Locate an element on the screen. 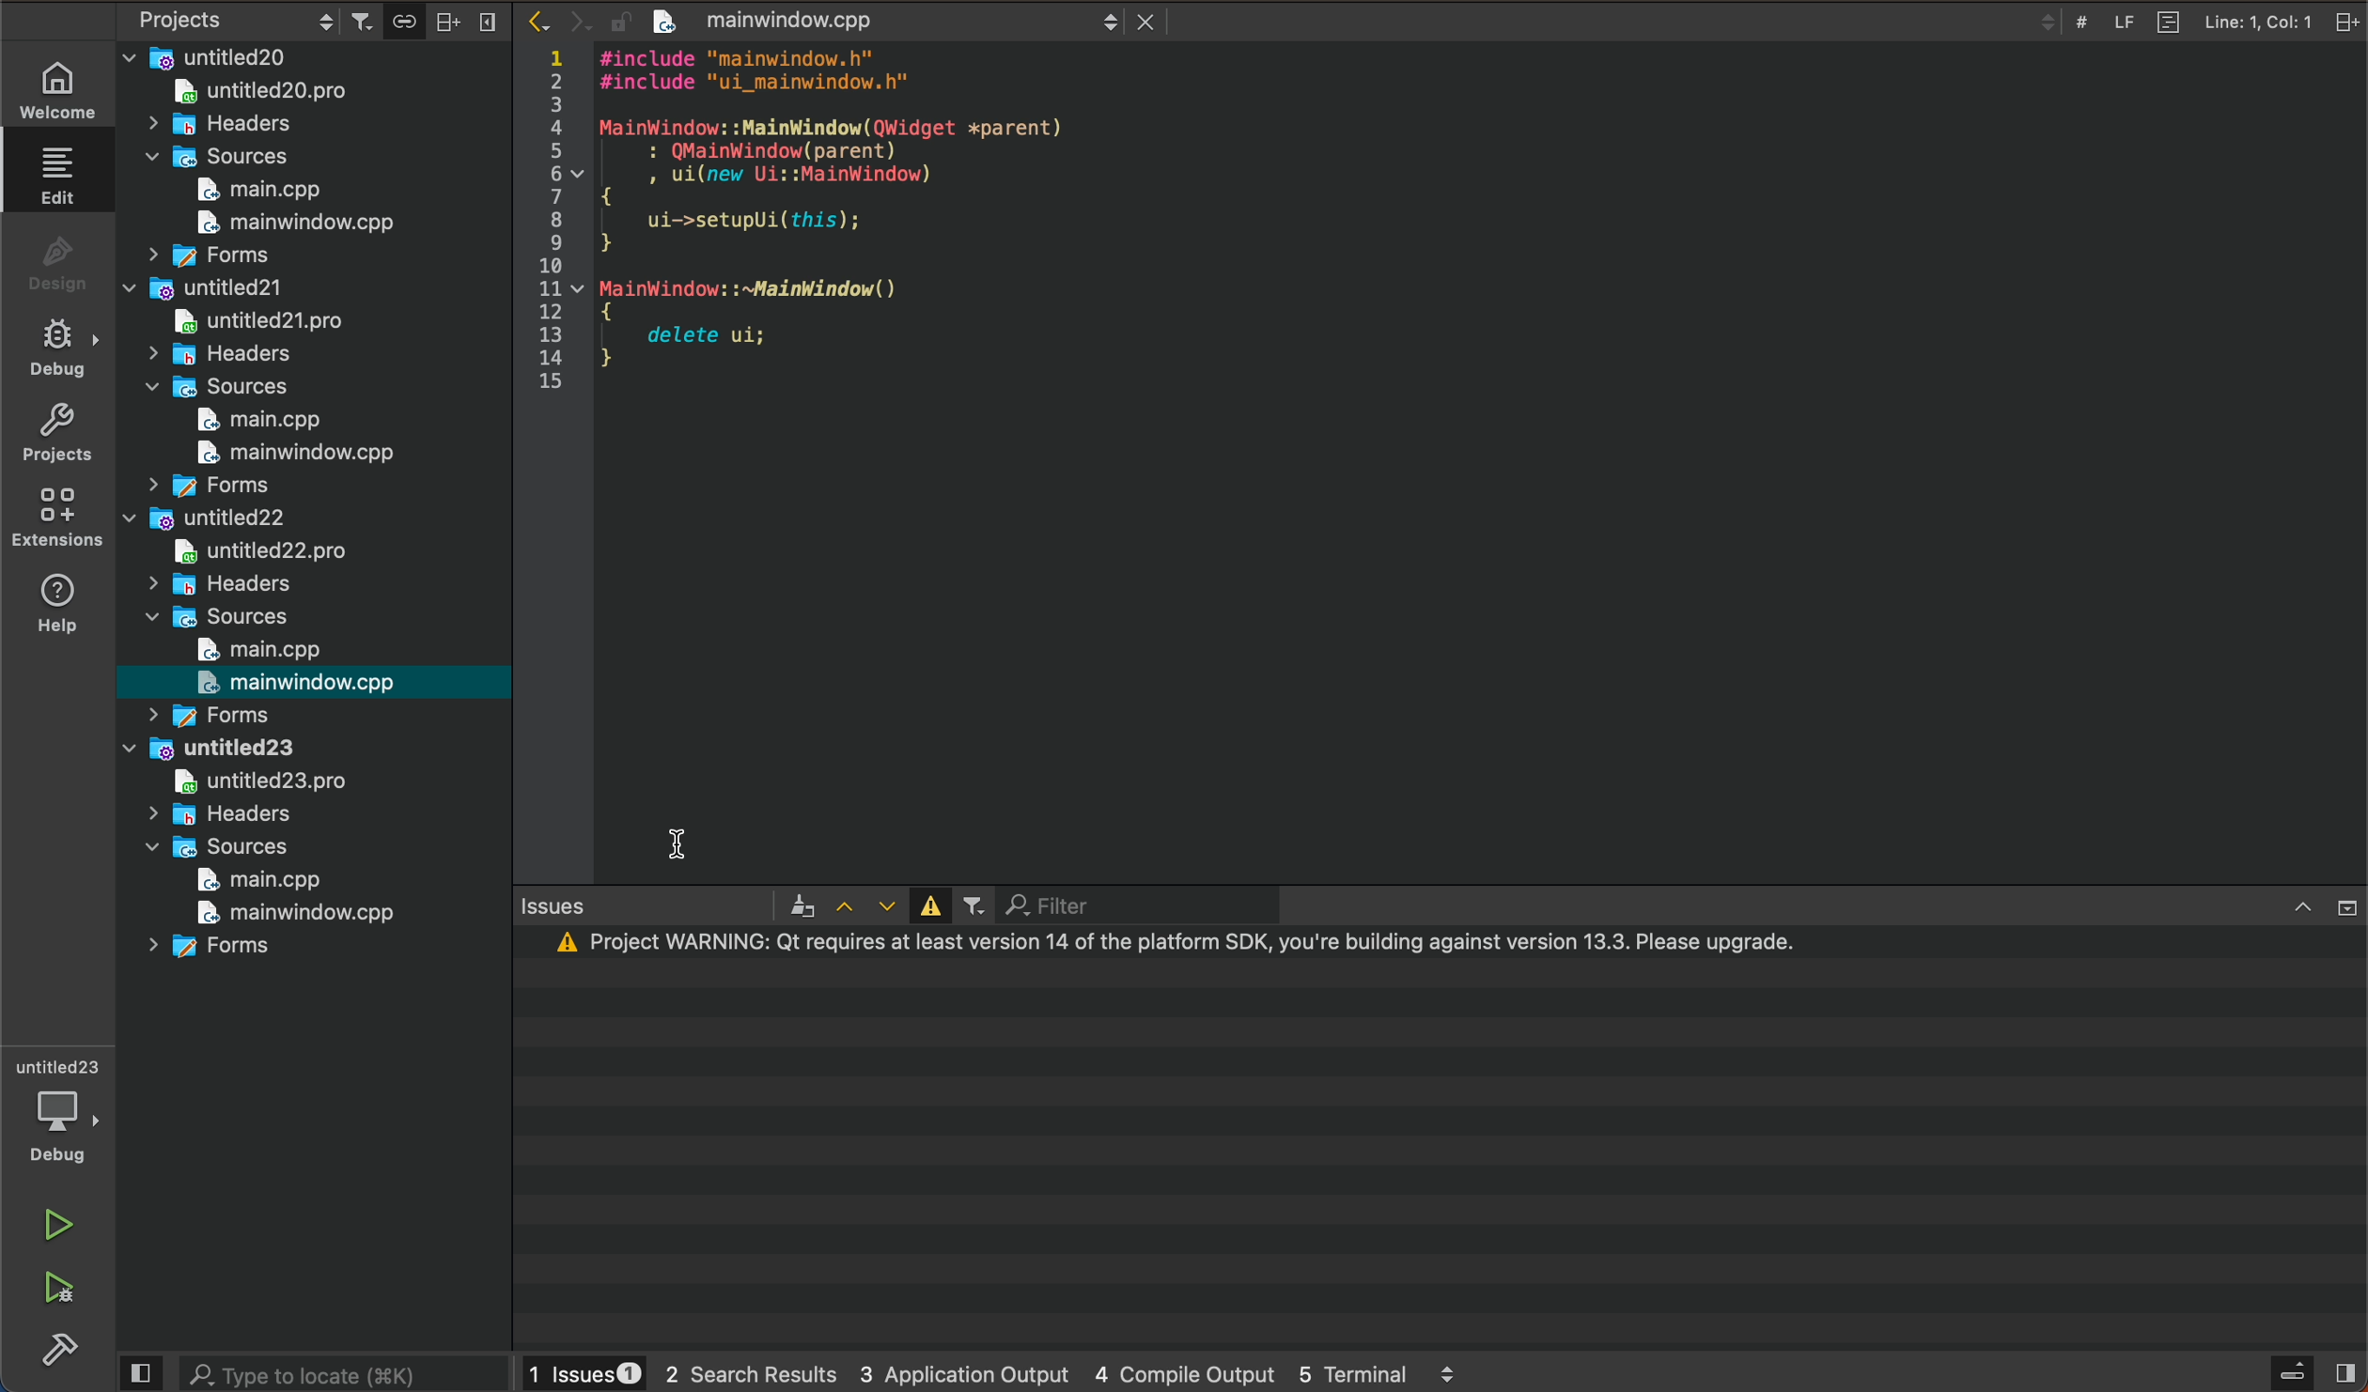 The image size is (2368, 1392). untitled21 is located at coordinates (202, 286).